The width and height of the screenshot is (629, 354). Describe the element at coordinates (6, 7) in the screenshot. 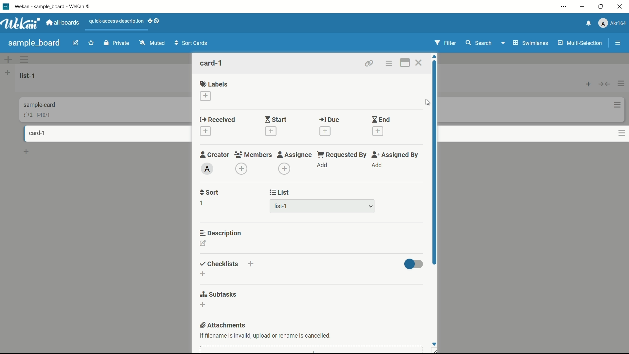

I see `wekan logo` at that location.